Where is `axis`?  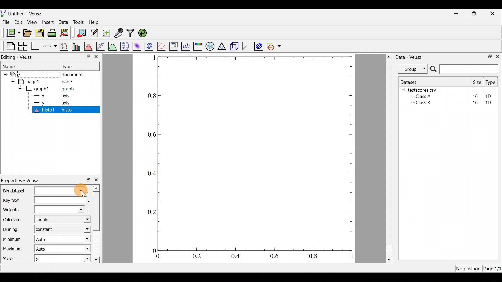
axis is located at coordinates (67, 103).